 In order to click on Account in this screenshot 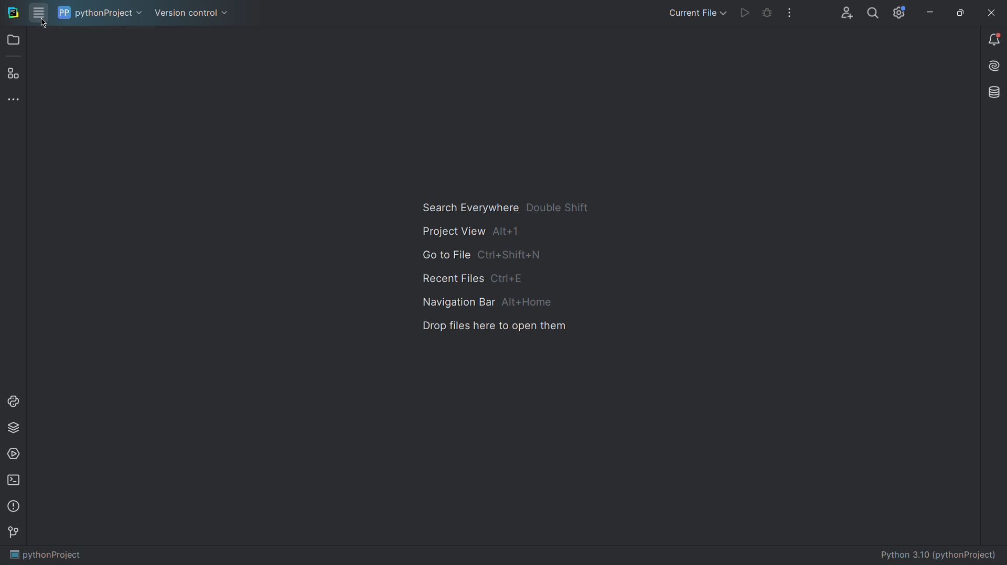, I will do `click(851, 13)`.